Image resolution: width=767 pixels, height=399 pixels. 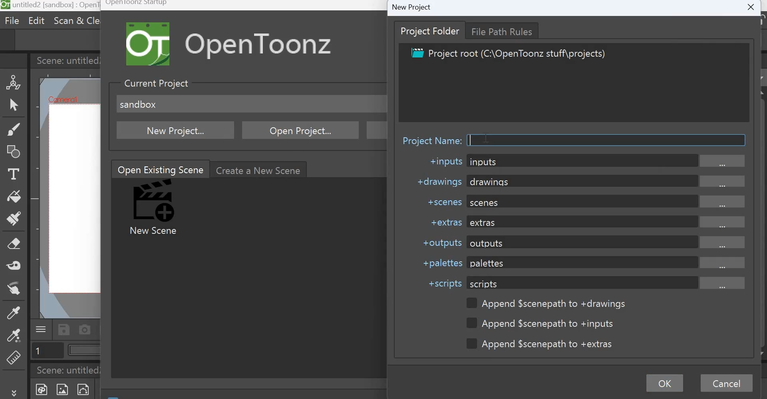 I want to click on Animate Tool, so click(x=14, y=81).